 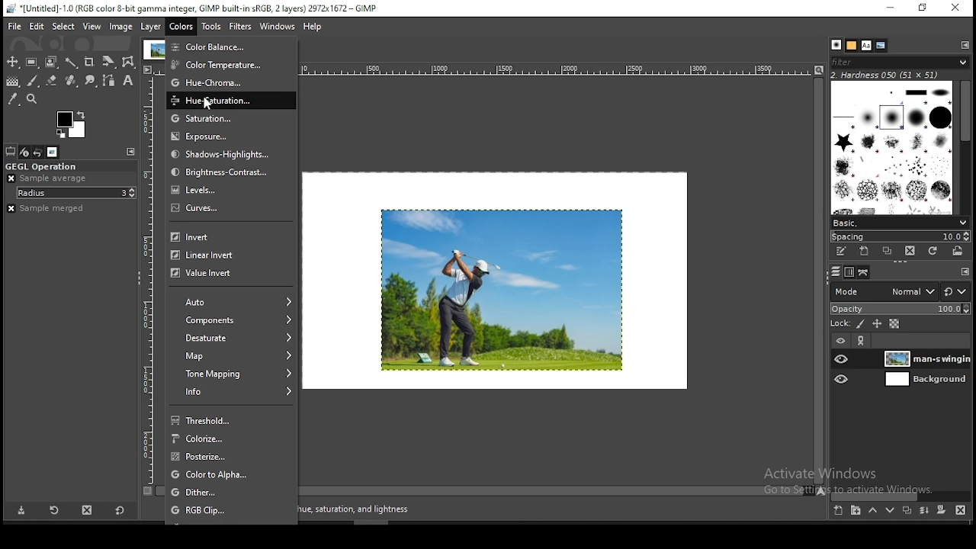 I want to click on image, so click(x=503, y=290).